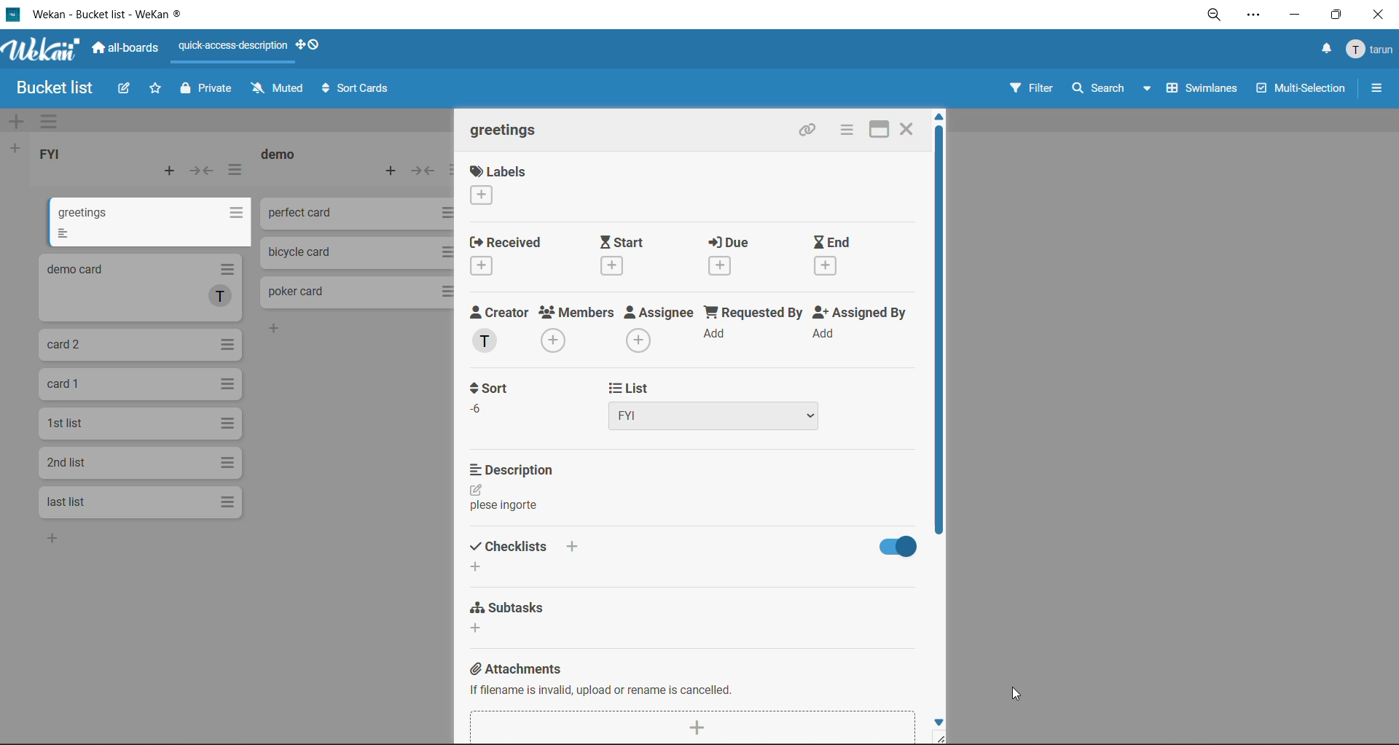 The width and height of the screenshot is (1399, 745). Describe the element at coordinates (1258, 15) in the screenshot. I see `settings` at that location.